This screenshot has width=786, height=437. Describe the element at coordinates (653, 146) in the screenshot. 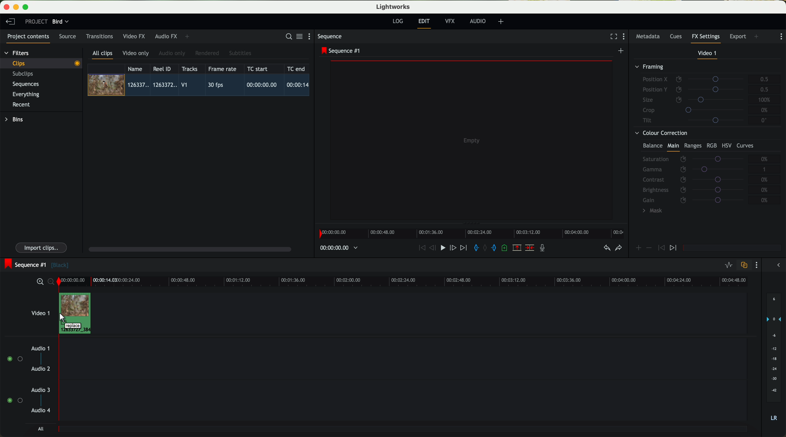

I see `balance` at that location.